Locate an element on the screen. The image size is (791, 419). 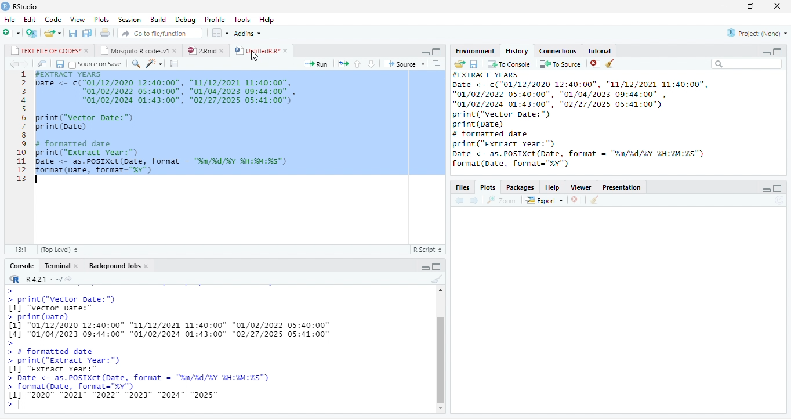
File is located at coordinates (9, 20).